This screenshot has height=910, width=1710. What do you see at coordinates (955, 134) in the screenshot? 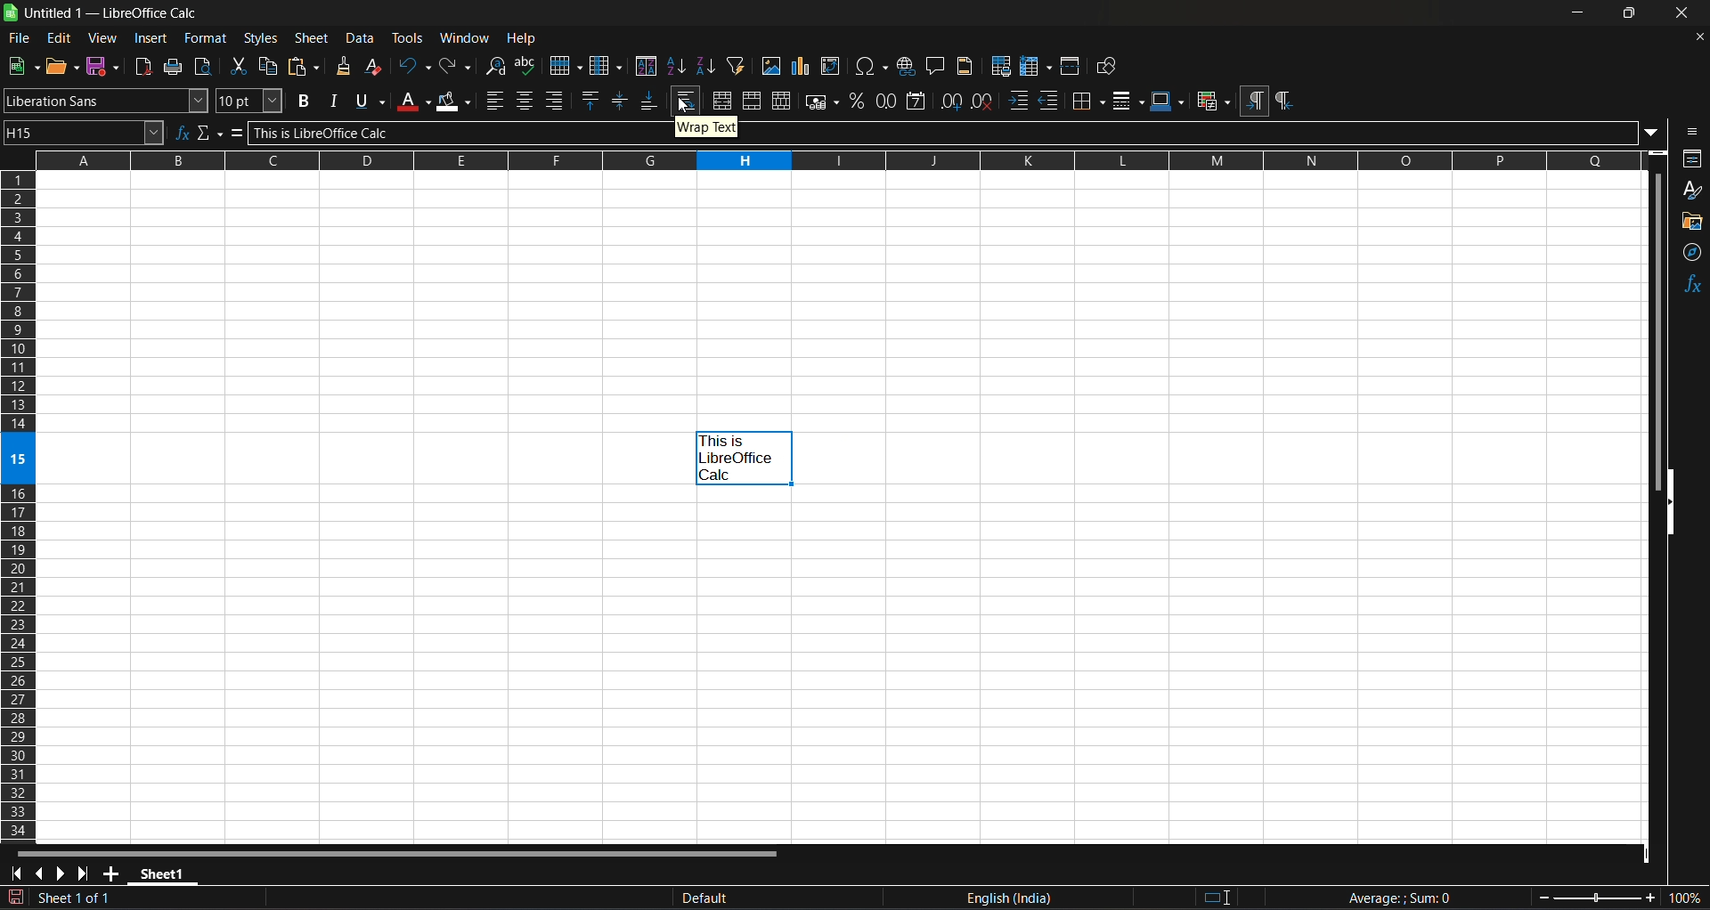
I see `input line` at bounding box center [955, 134].